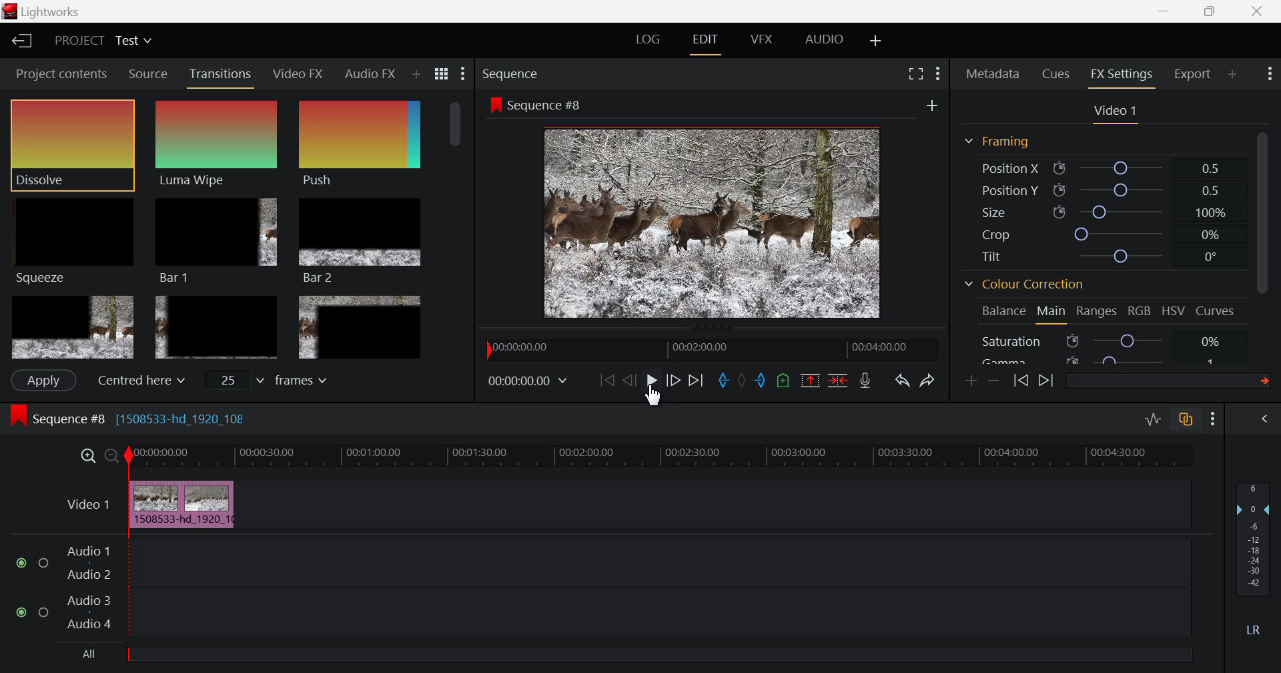 The image size is (1281, 673). Describe the element at coordinates (761, 381) in the screenshot. I see `Out mark` at that location.